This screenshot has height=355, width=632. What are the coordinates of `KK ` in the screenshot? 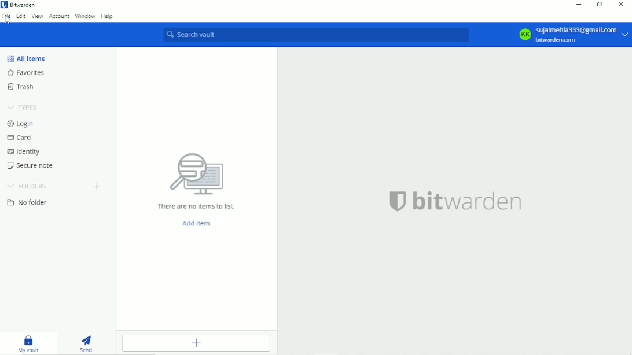 It's located at (525, 34).